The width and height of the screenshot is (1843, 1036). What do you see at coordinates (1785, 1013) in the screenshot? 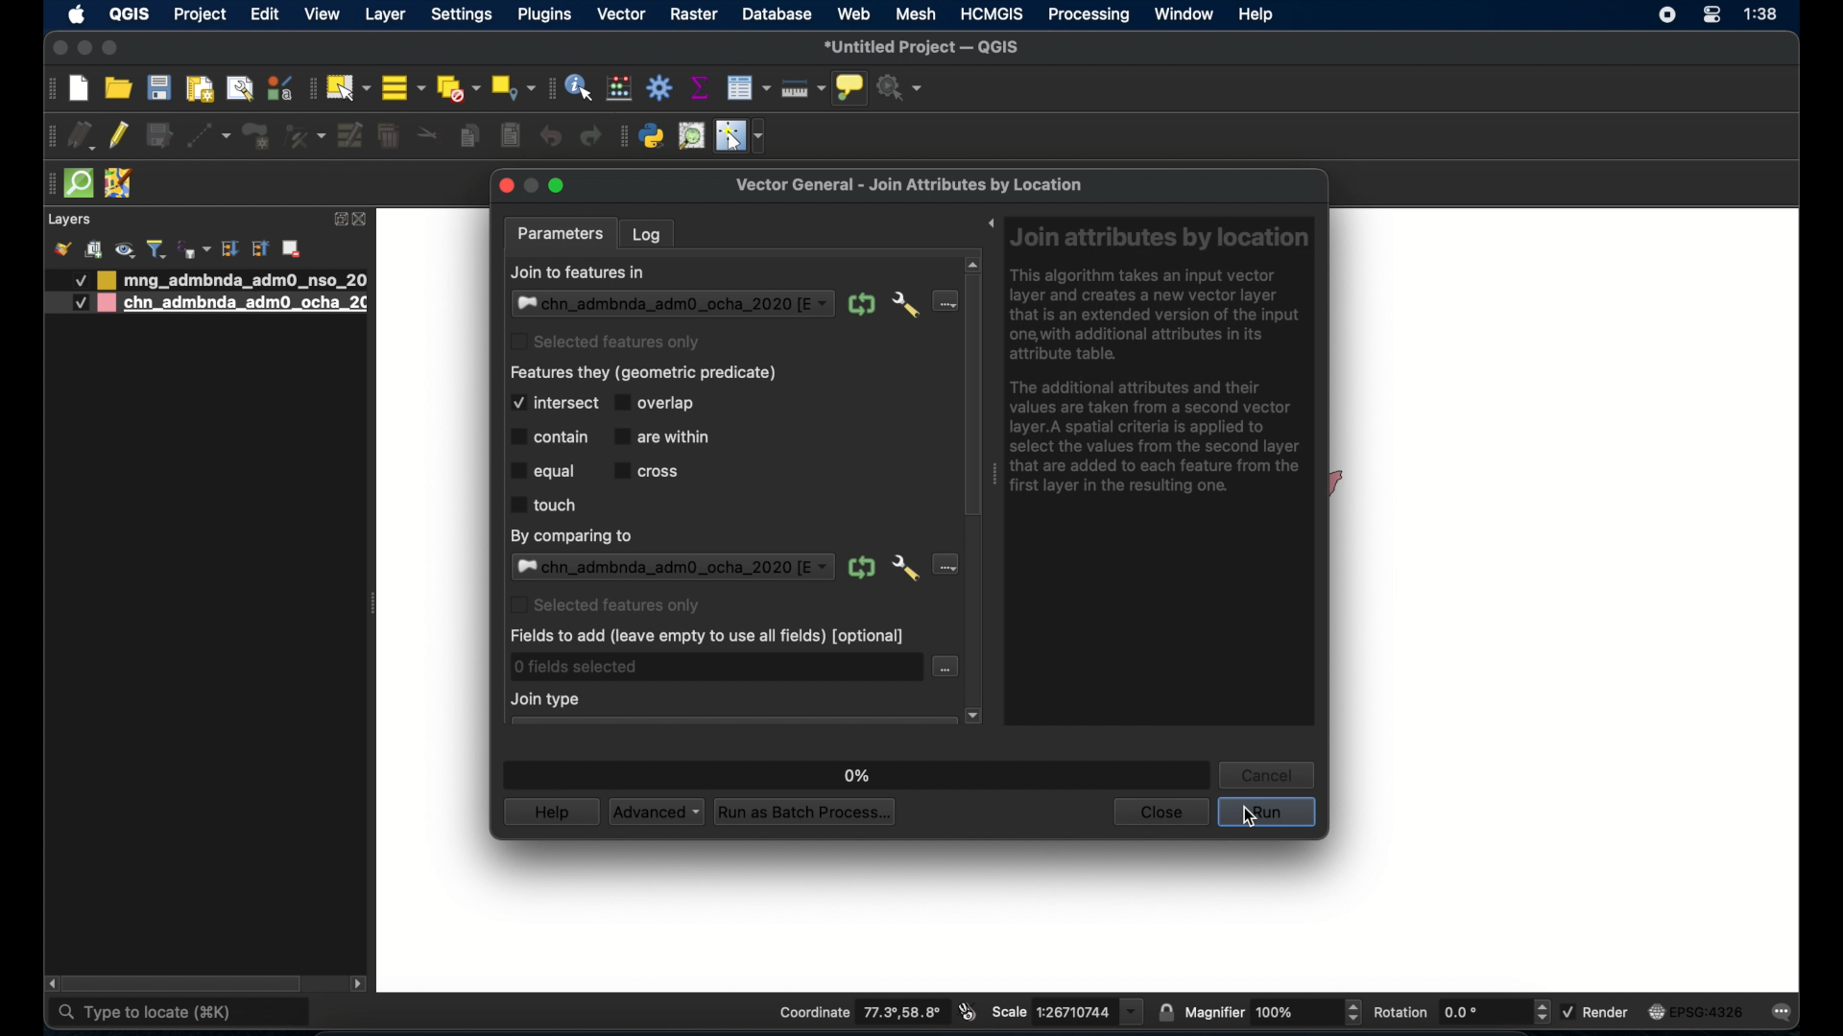
I see `messages` at bounding box center [1785, 1013].